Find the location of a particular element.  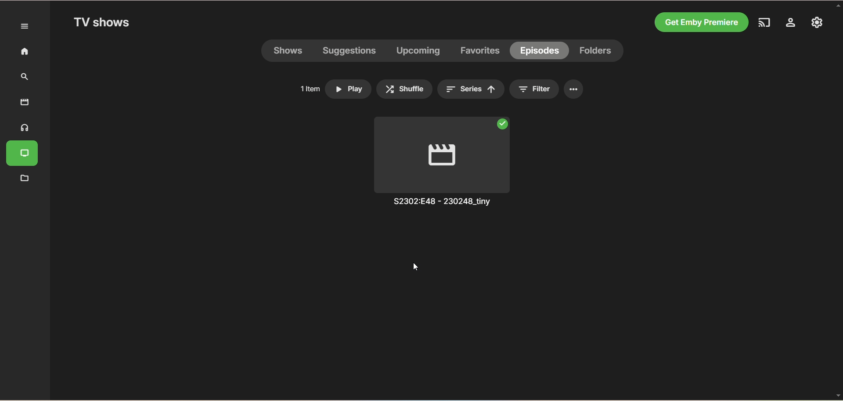

folders is located at coordinates (598, 51).